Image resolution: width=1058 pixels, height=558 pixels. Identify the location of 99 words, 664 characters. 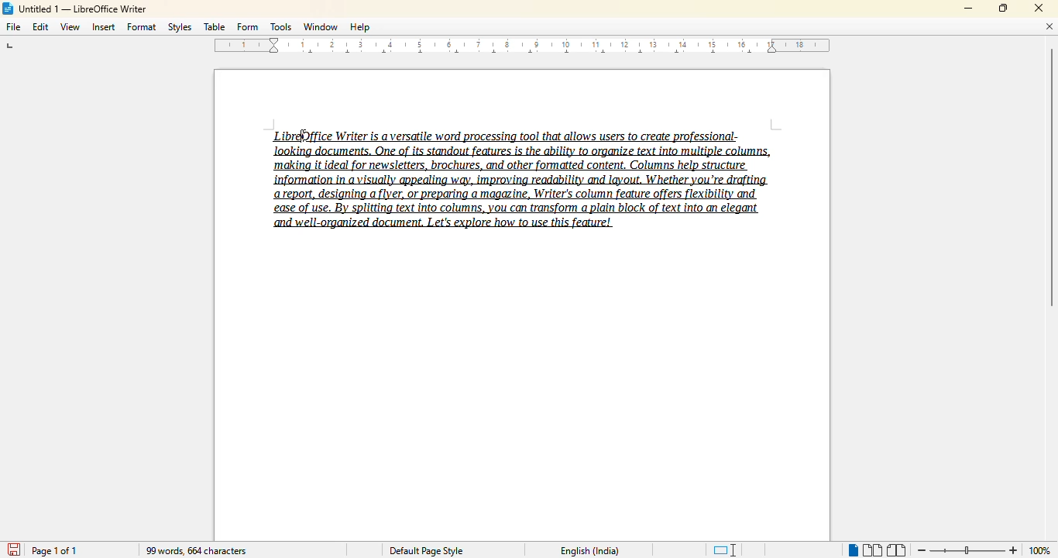
(197, 551).